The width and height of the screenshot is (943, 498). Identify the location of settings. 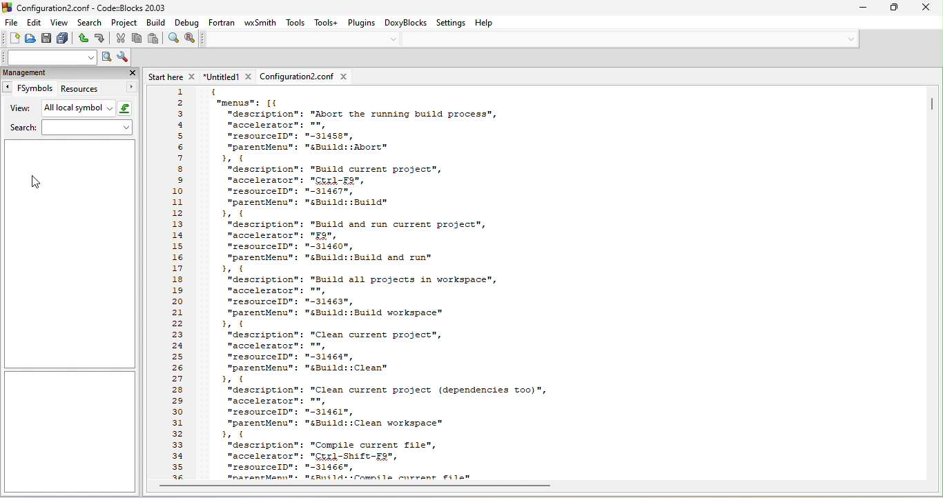
(451, 22).